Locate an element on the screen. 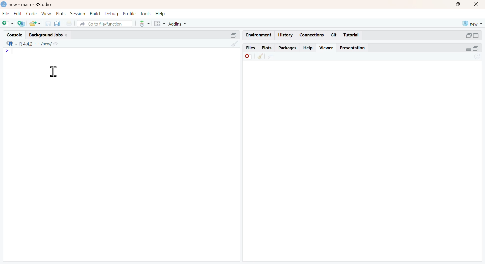 The image size is (485, 264). Connections is located at coordinates (312, 34).